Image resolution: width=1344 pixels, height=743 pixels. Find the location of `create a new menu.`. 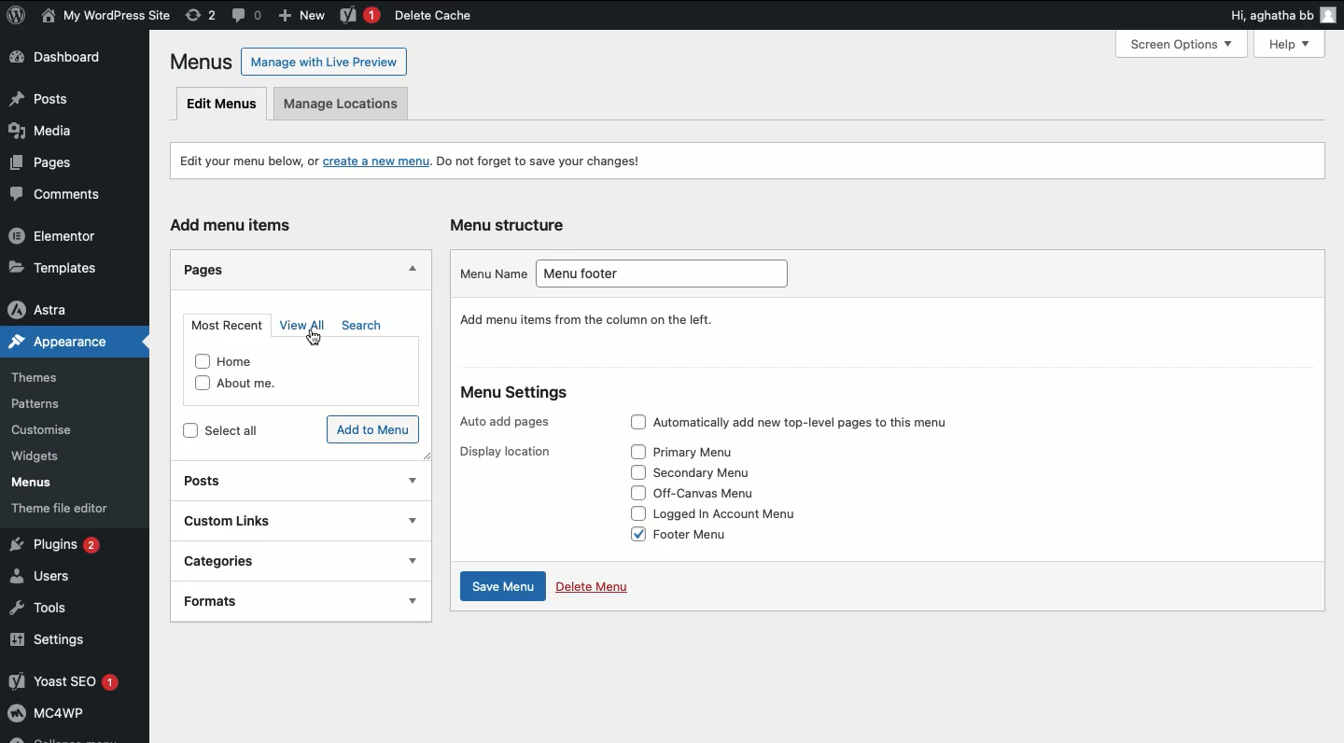

create a new menu. is located at coordinates (377, 162).